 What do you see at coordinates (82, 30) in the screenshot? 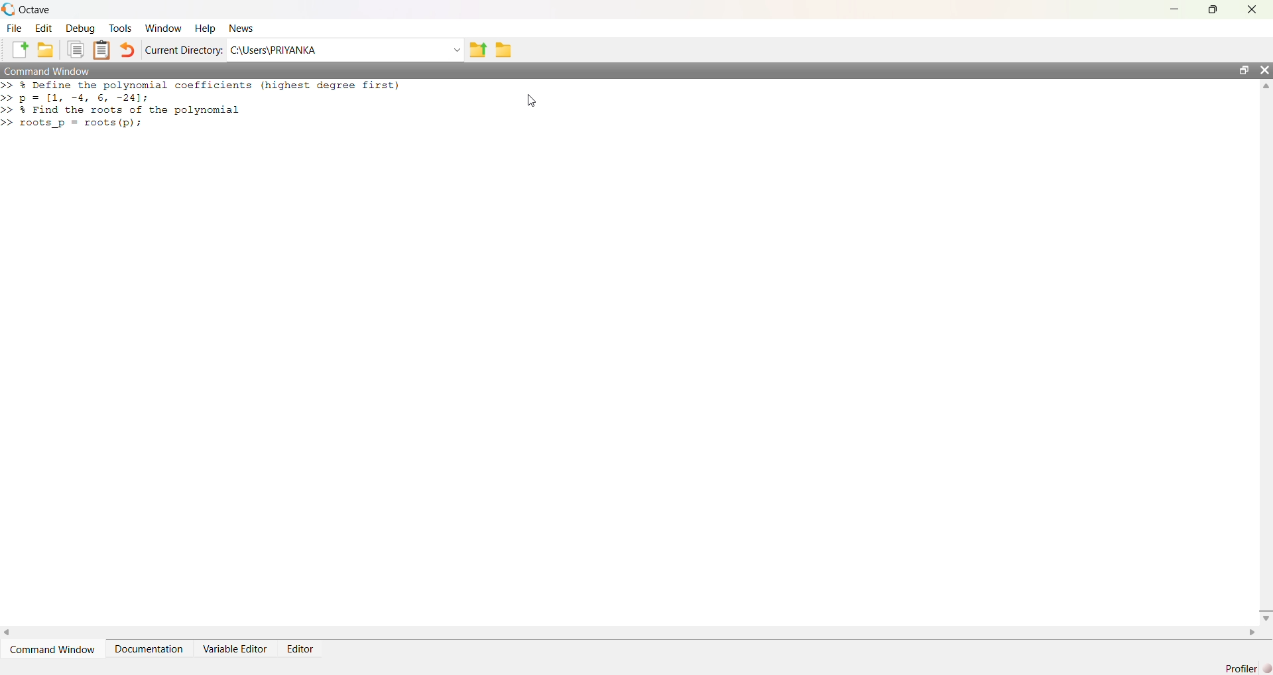
I see `Debug` at bounding box center [82, 30].